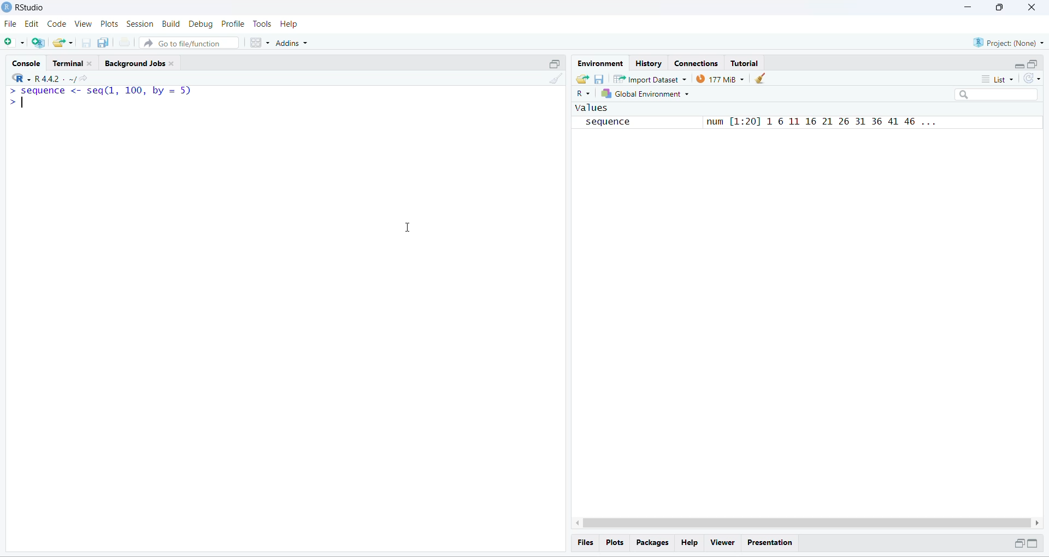  What do you see at coordinates (55, 79) in the screenshot?
I see `R 4.4.2 ~/` at bounding box center [55, 79].